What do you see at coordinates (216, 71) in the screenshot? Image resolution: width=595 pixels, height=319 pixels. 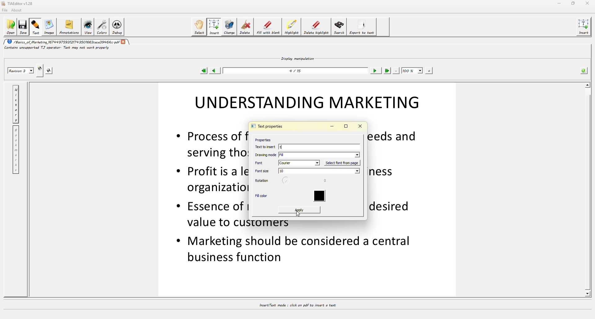 I see `previous page` at bounding box center [216, 71].